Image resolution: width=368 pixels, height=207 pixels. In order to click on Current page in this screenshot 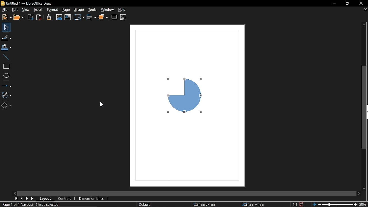, I will do `click(17, 204)`.